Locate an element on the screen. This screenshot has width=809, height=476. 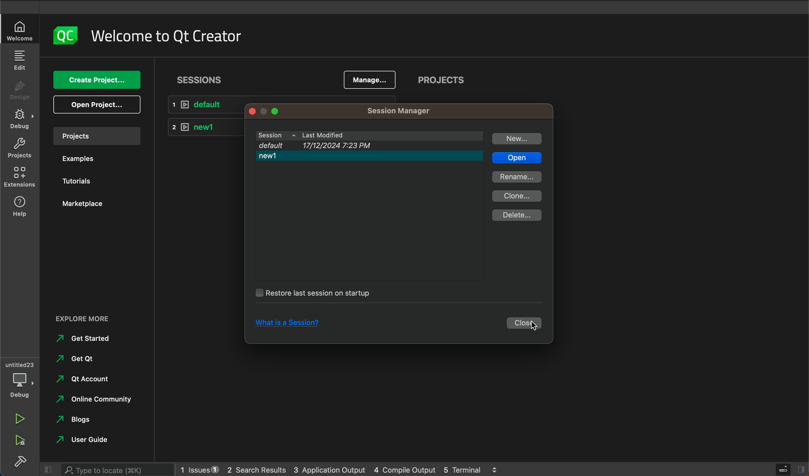
default is located at coordinates (206, 105).